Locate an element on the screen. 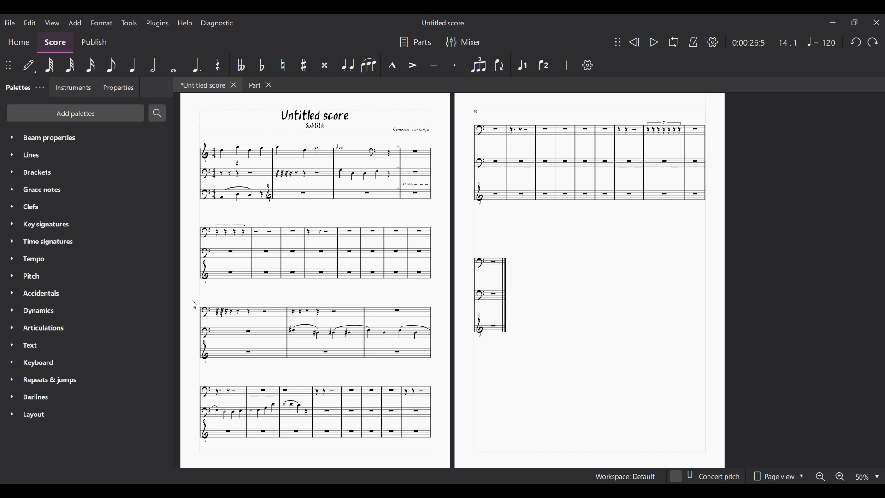  Score  is located at coordinates (55, 43).